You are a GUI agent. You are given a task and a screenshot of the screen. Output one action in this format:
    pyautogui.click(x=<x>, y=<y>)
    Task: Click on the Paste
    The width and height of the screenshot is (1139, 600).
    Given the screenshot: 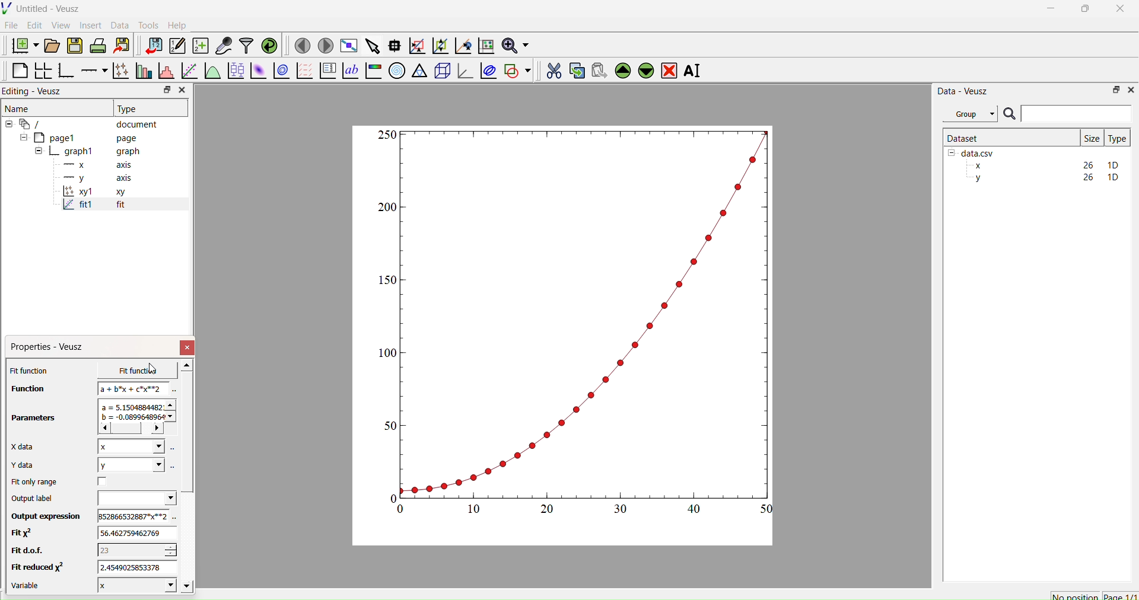 What is the action you would take?
    pyautogui.click(x=597, y=69)
    